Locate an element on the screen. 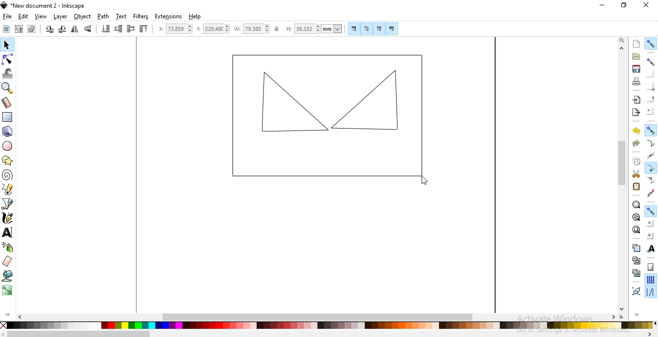 Image resolution: width=658 pixels, height=337 pixels. import a bitmap is located at coordinates (636, 100).